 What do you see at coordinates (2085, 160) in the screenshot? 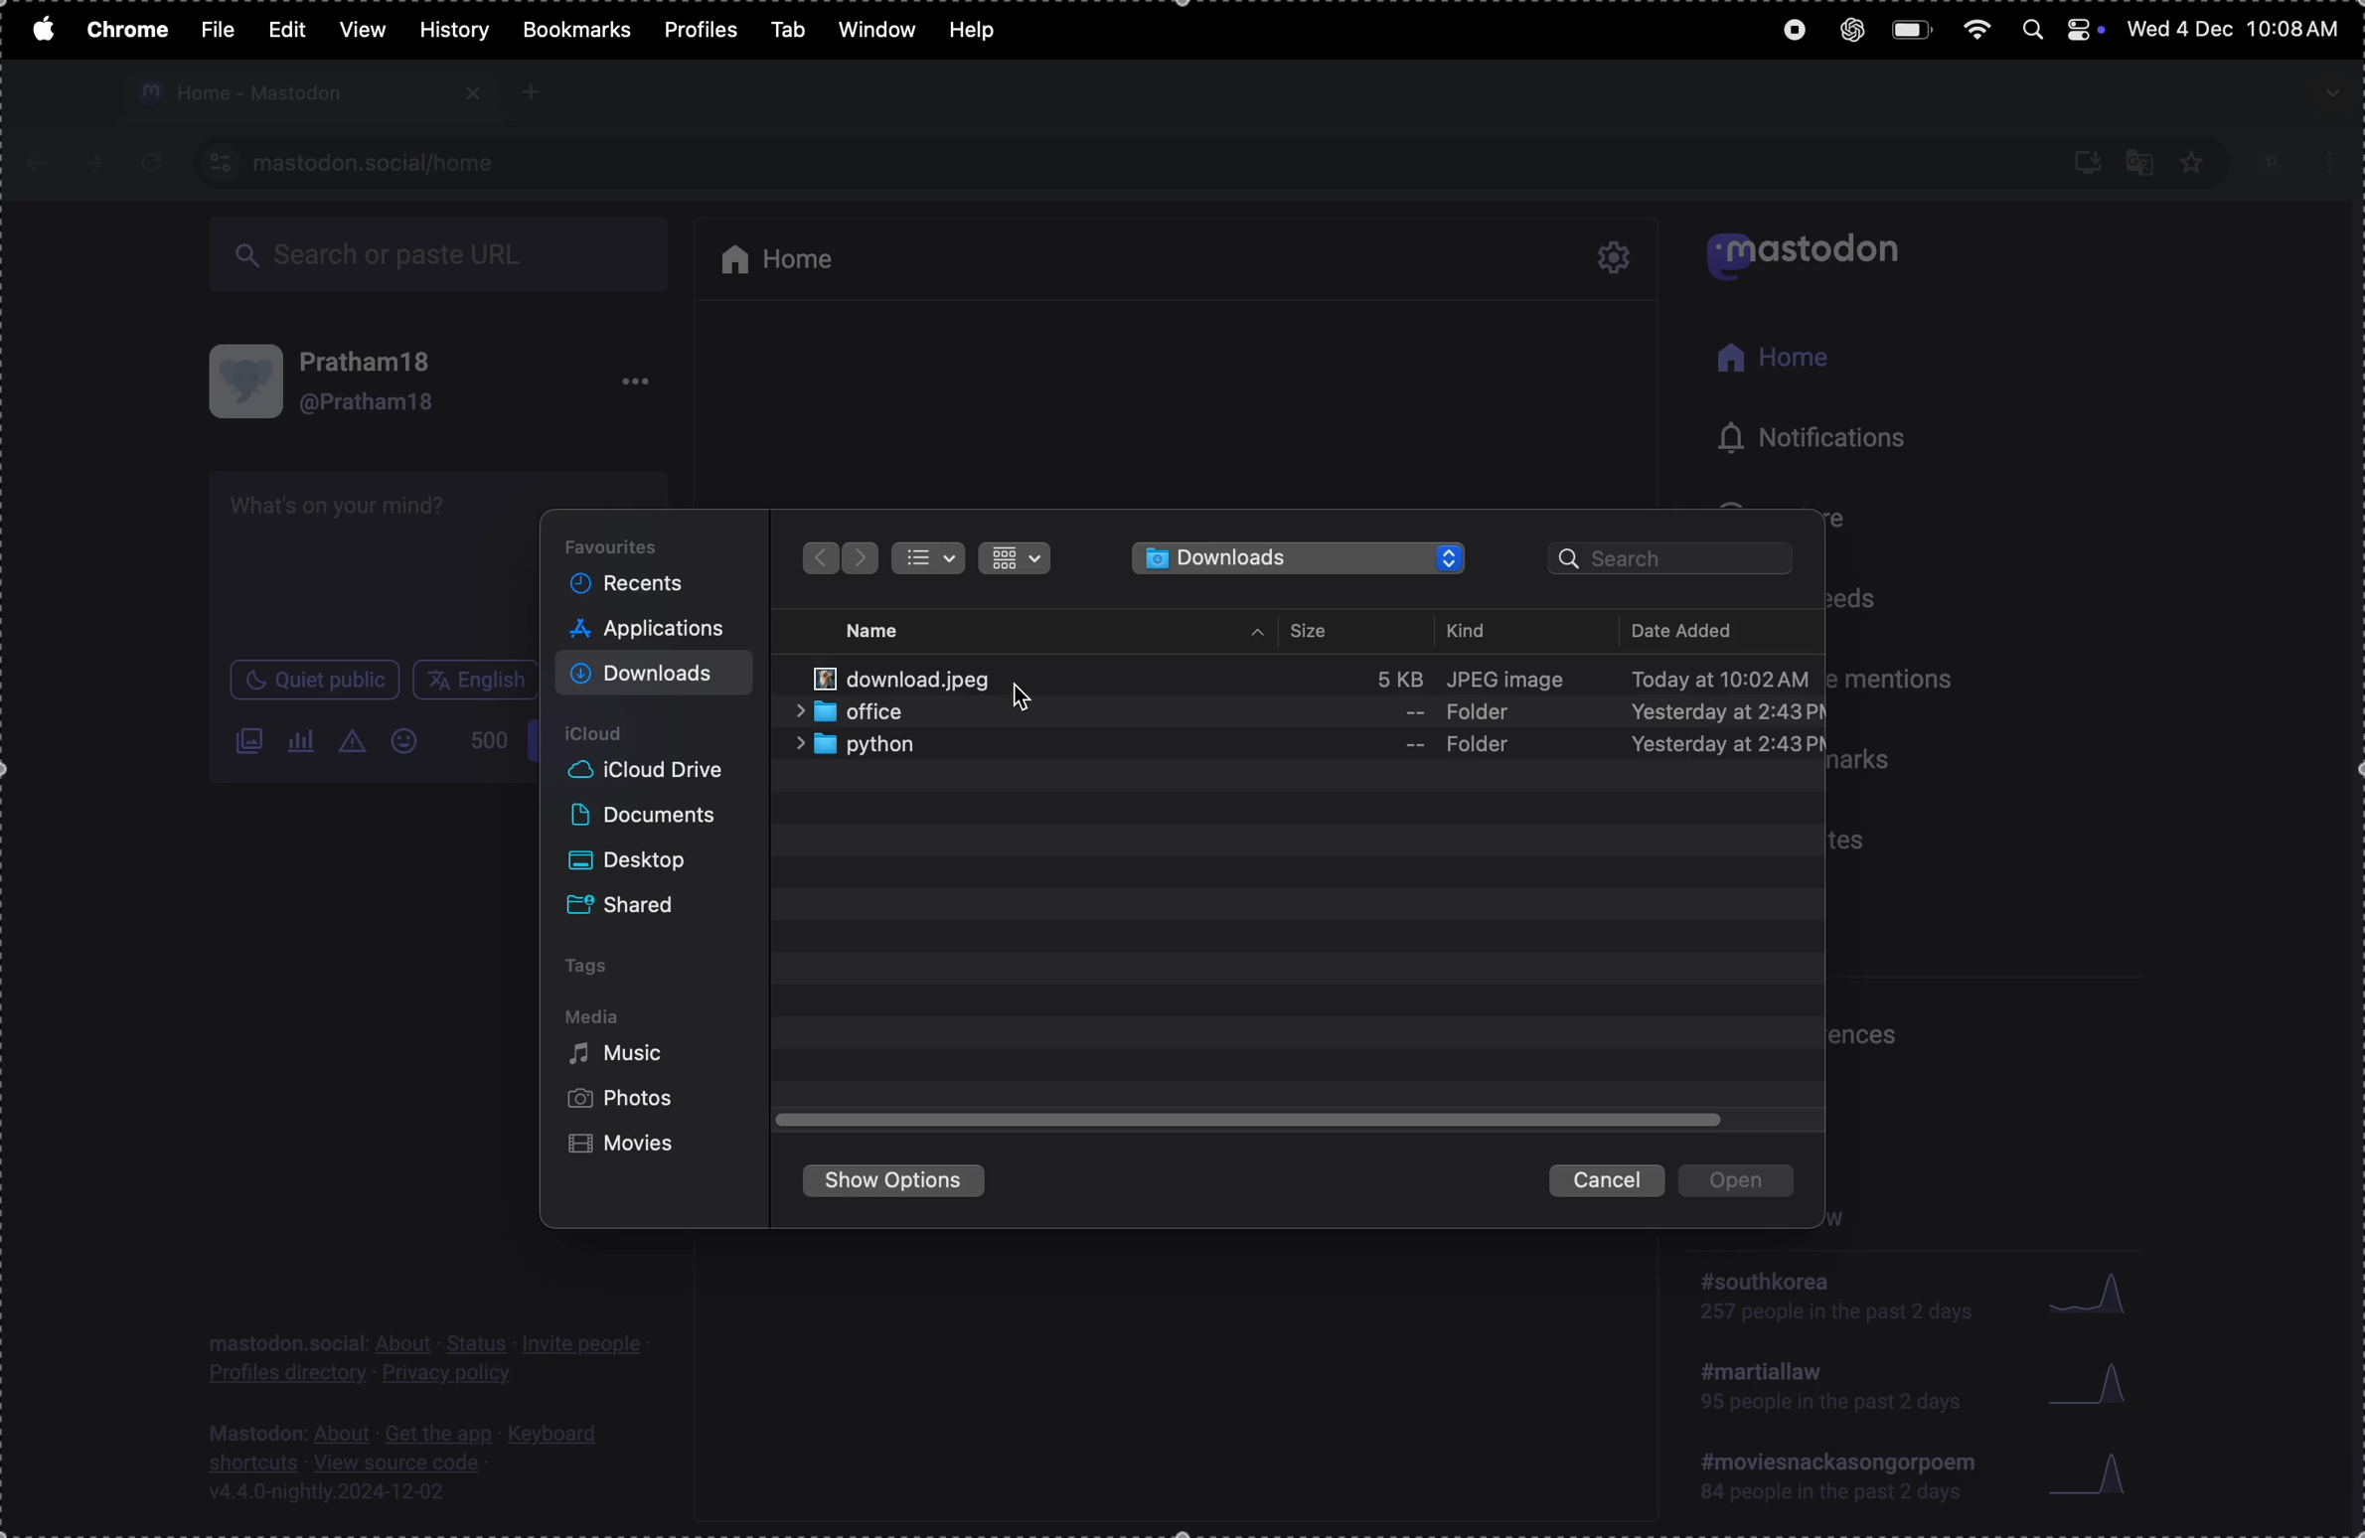
I see `install mastdom` at bounding box center [2085, 160].